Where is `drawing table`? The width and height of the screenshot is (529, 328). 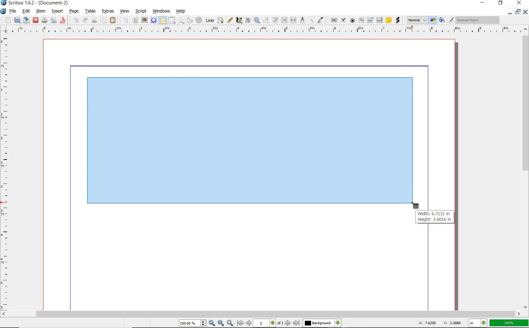 drawing table is located at coordinates (252, 142).